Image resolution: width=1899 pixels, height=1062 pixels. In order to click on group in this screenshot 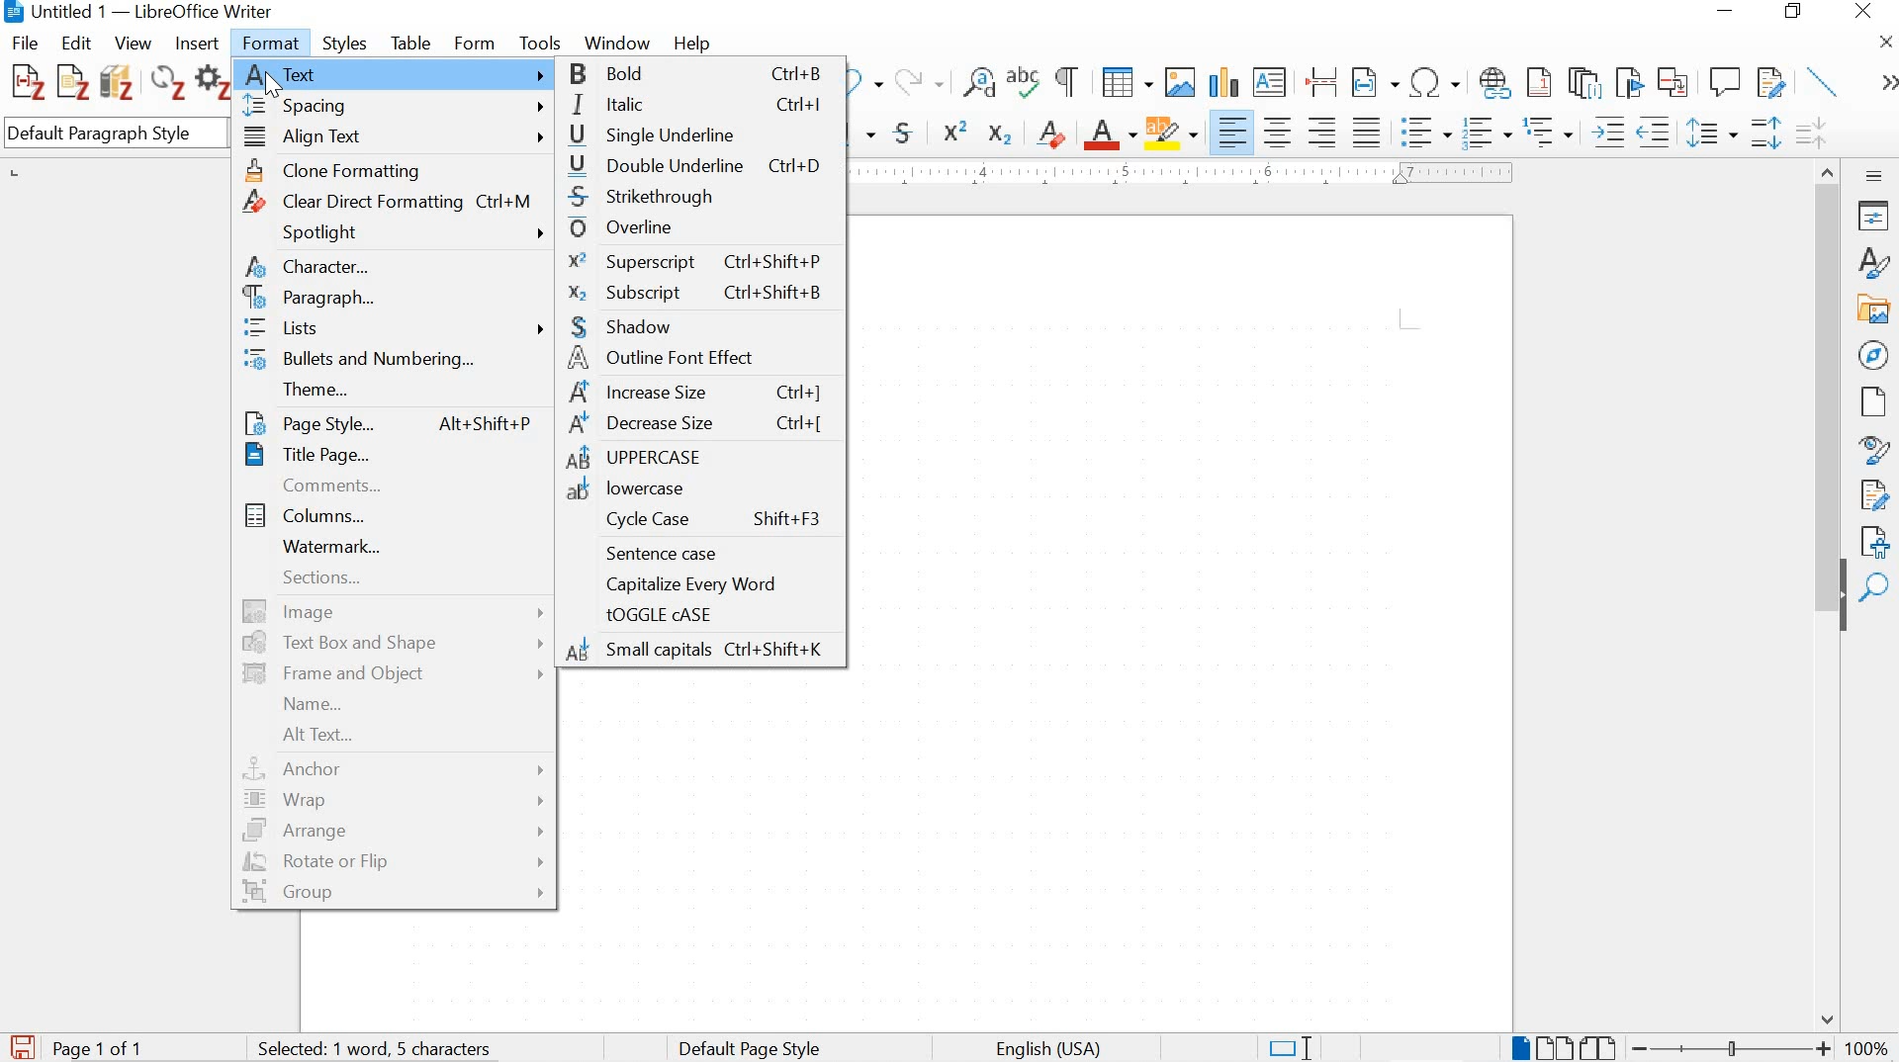, I will do `click(394, 895)`.